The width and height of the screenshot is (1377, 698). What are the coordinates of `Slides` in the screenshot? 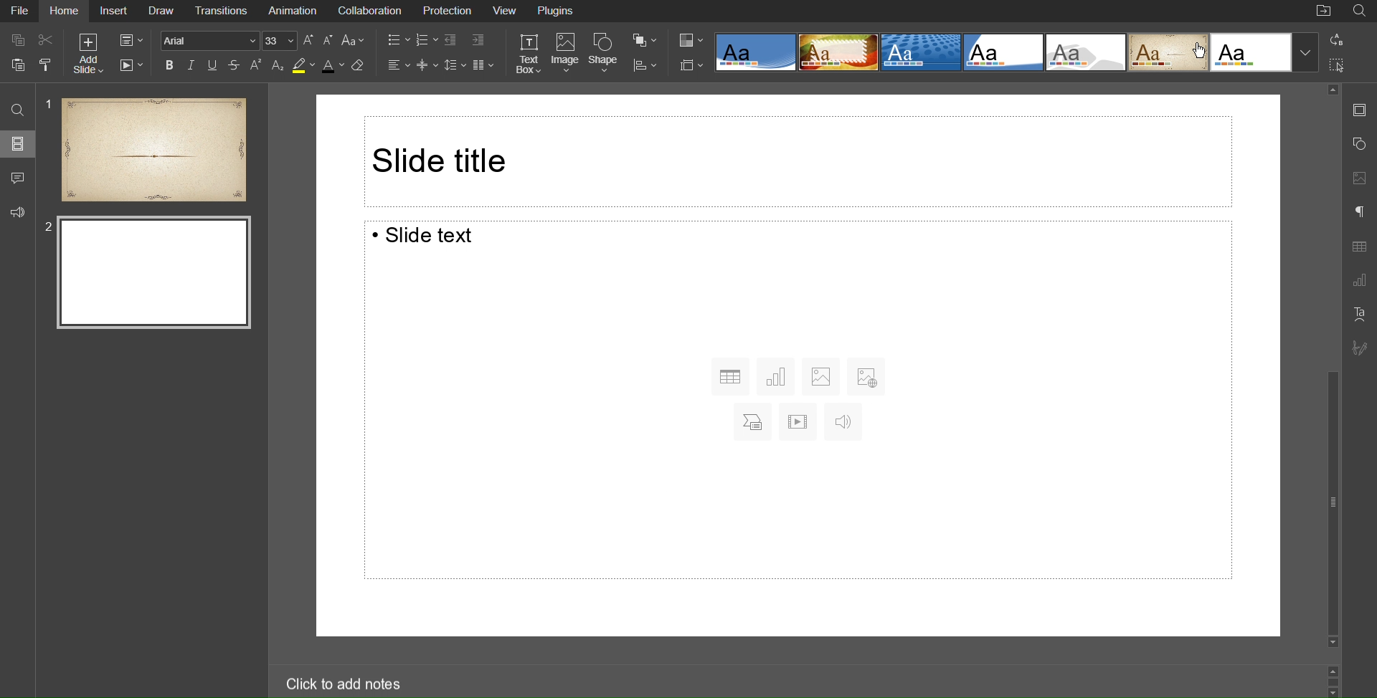 It's located at (17, 143).